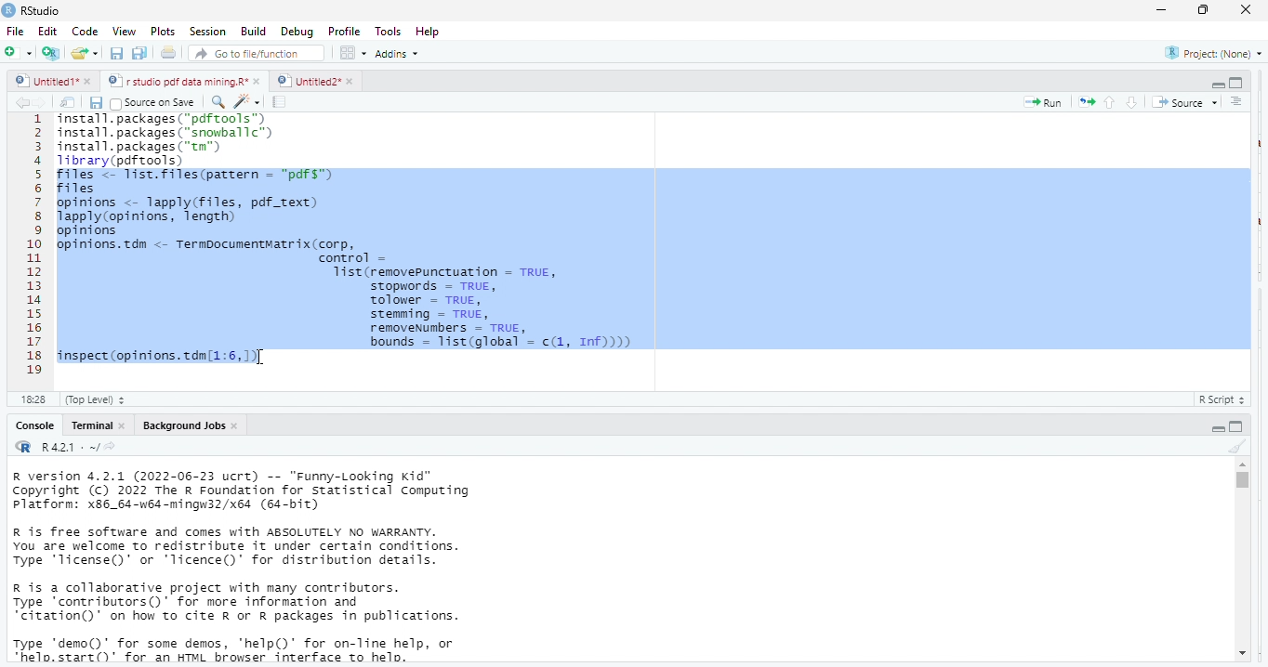 Image resolution: width=1268 pixels, height=667 pixels. What do you see at coordinates (254, 31) in the screenshot?
I see `build` at bounding box center [254, 31].